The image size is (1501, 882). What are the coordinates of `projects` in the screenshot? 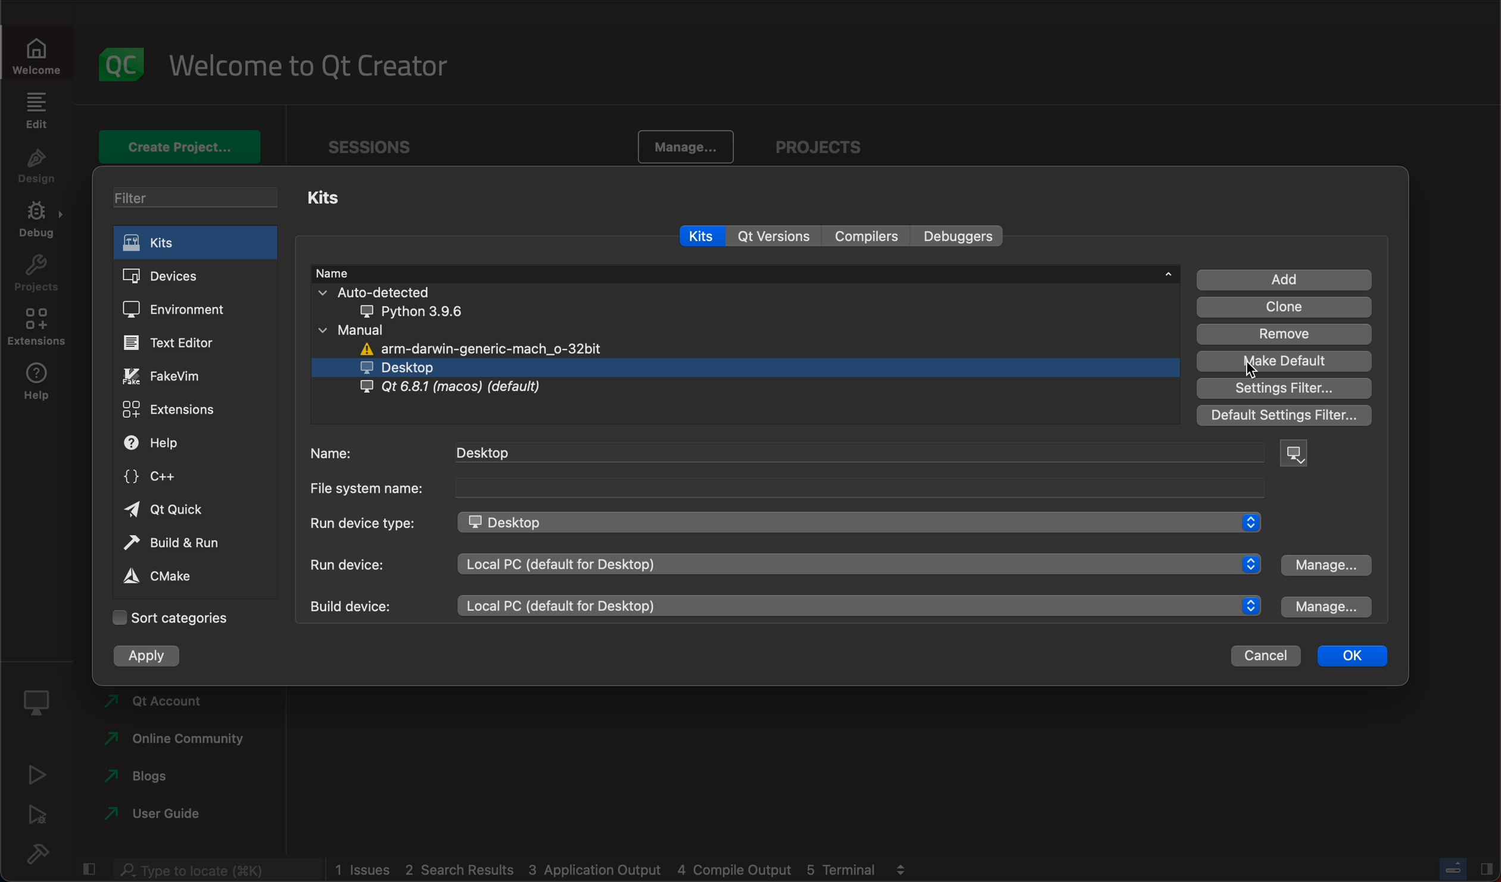 It's located at (826, 141).